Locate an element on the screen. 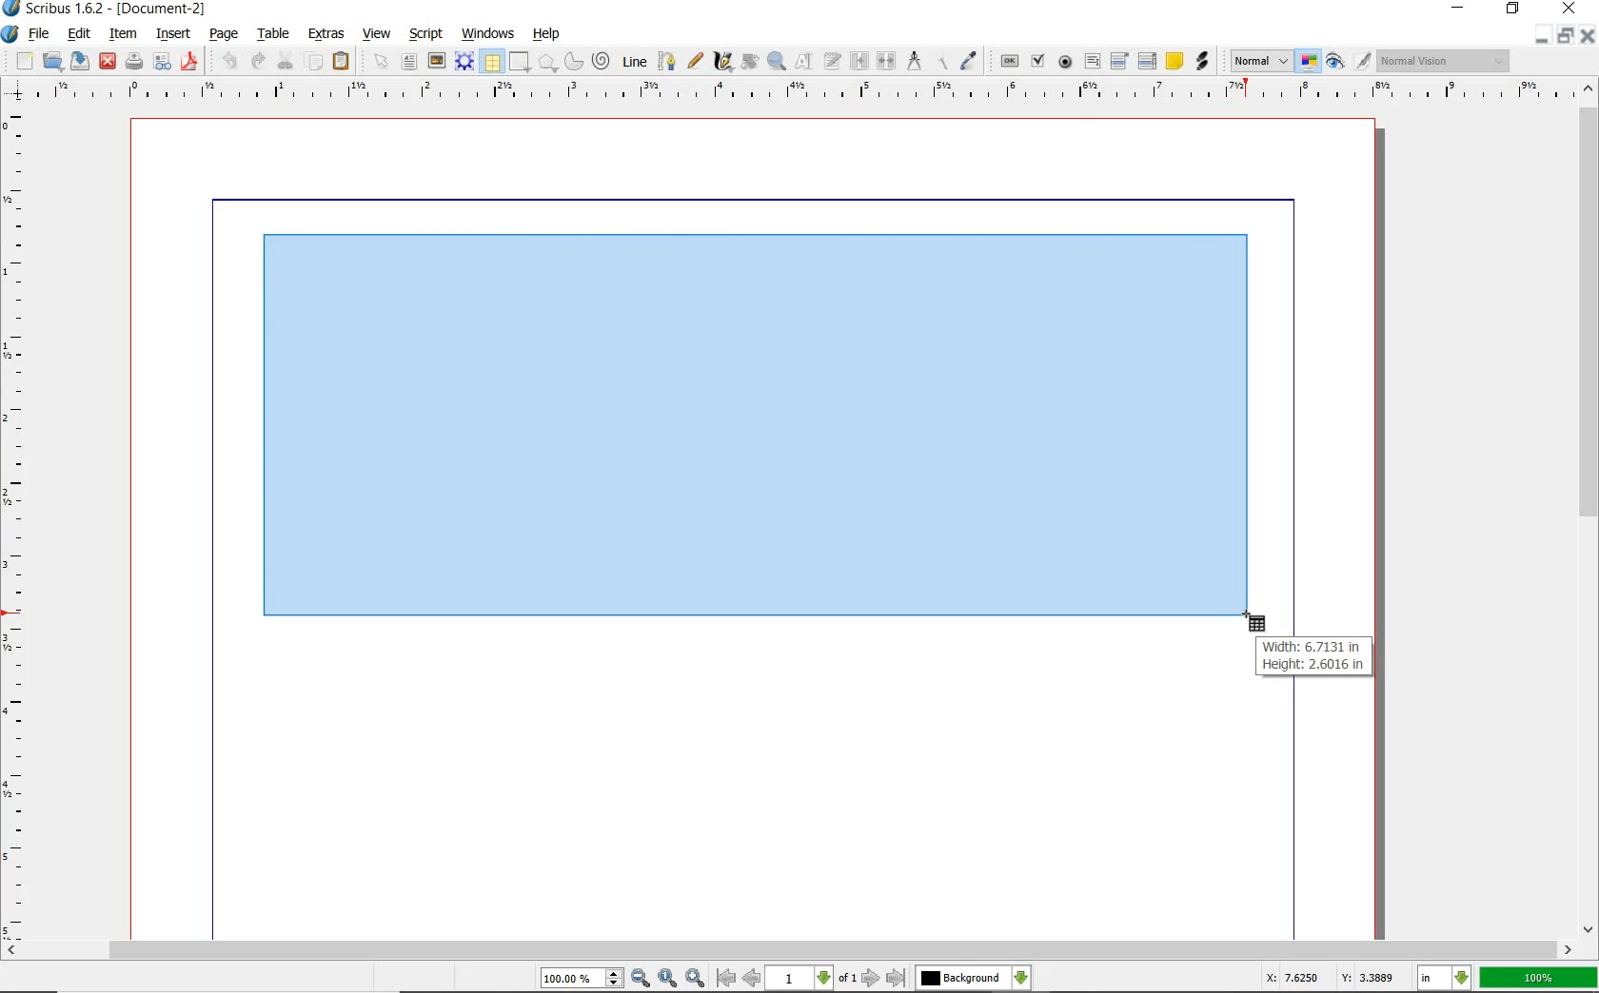 Image resolution: width=1599 pixels, height=993 pixels. scrollbar is located at coordinates (799, 952).